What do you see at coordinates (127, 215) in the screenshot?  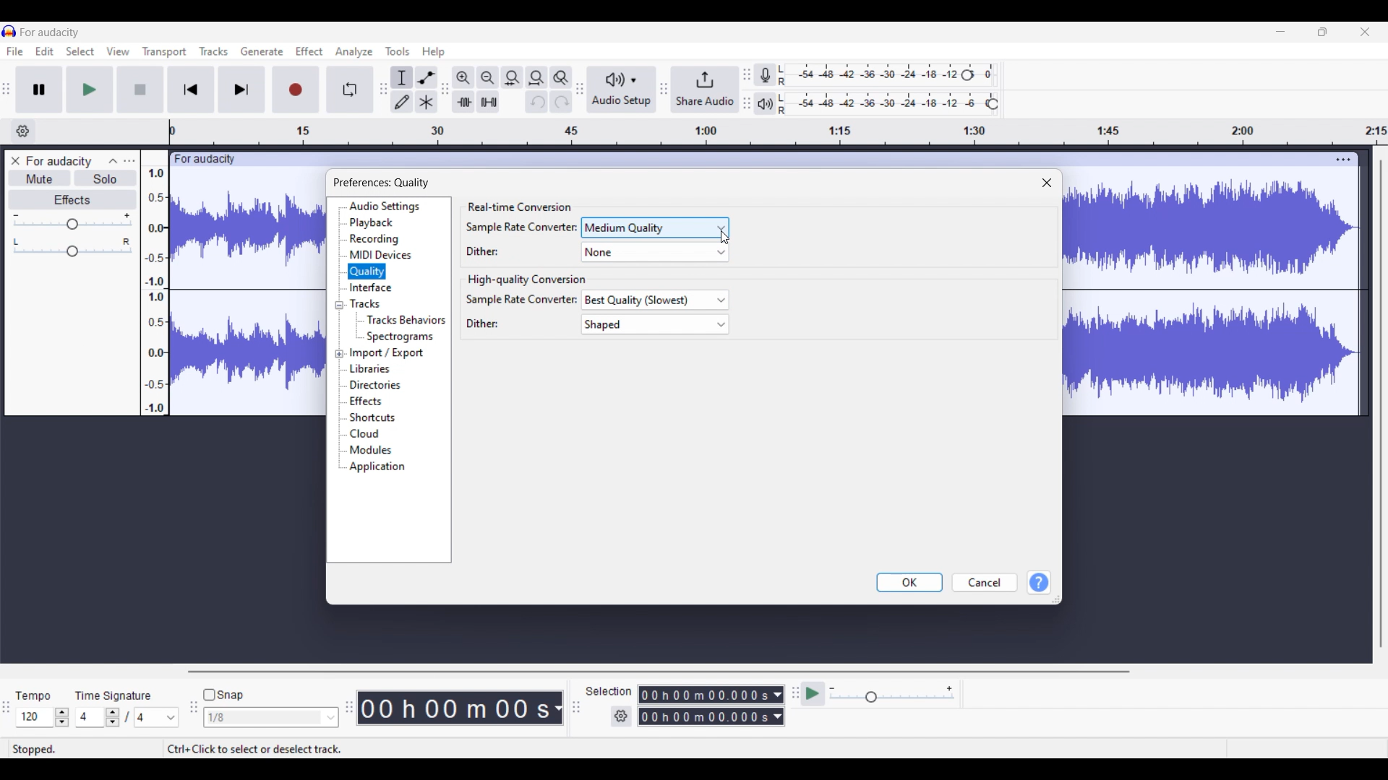 I see `Increase volume` at bounding box center [127, 215].